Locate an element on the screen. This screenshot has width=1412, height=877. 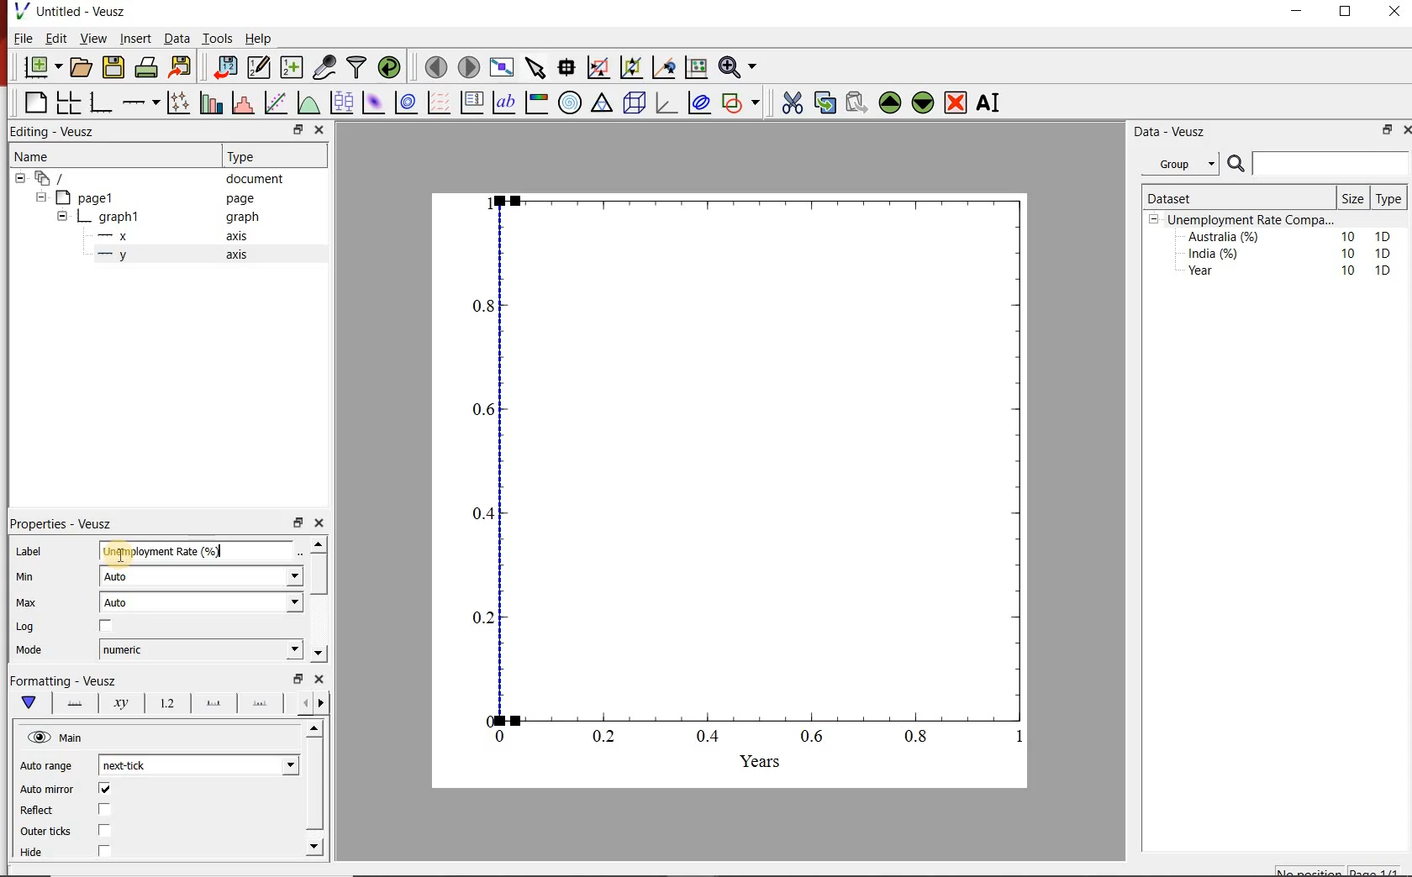
caputure remote data is located at coordinates (326, 66).